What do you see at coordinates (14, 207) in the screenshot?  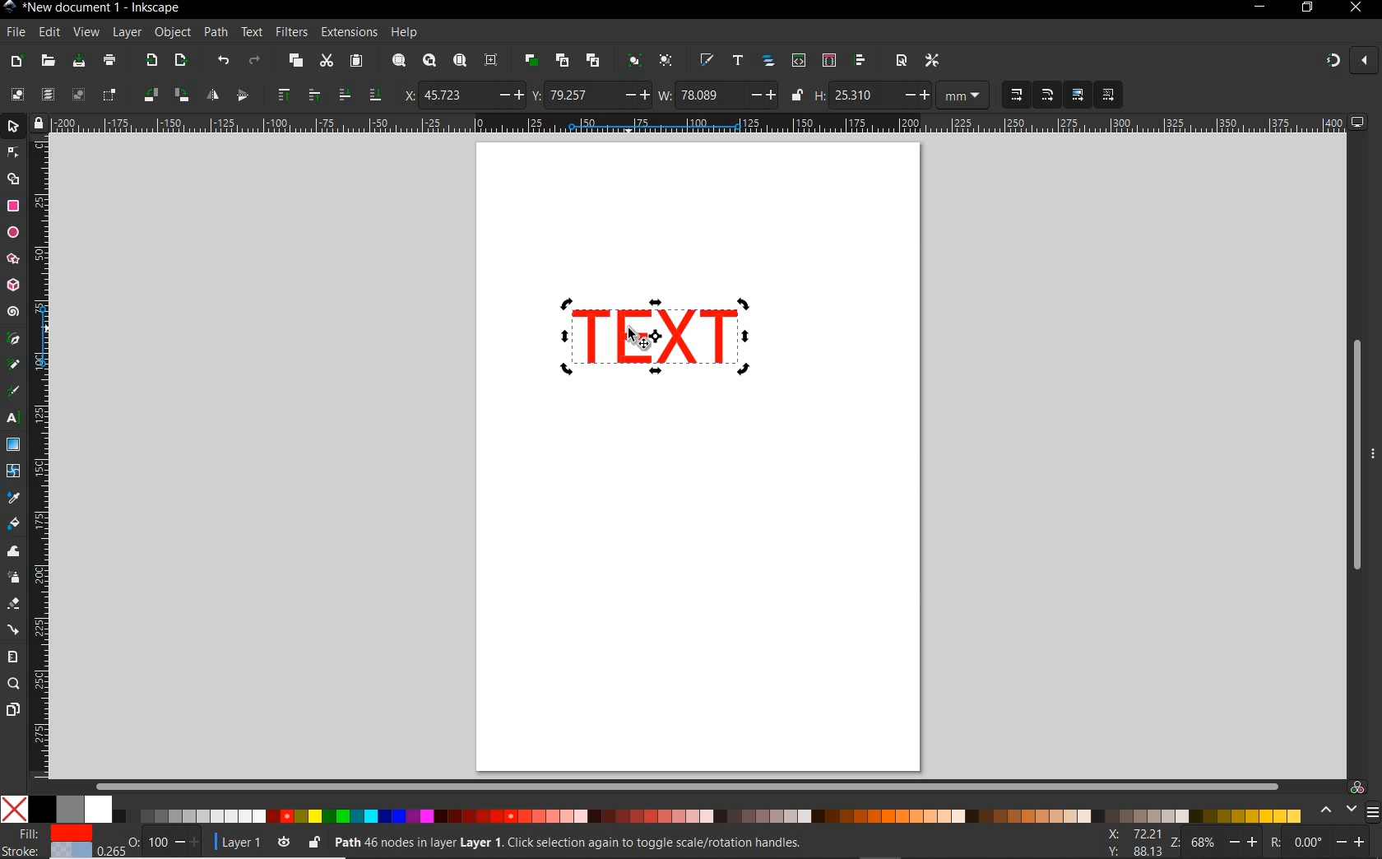 I see `RECTANGLE TOOL` at bounding box center [14, 207].